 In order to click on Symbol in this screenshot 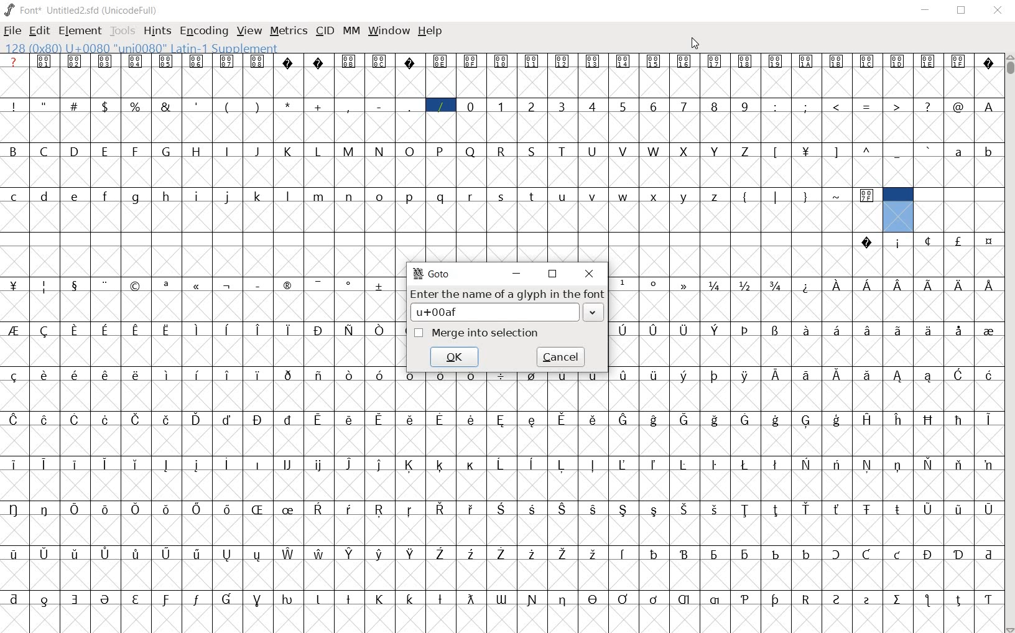, I will do `click(77, 508)`.